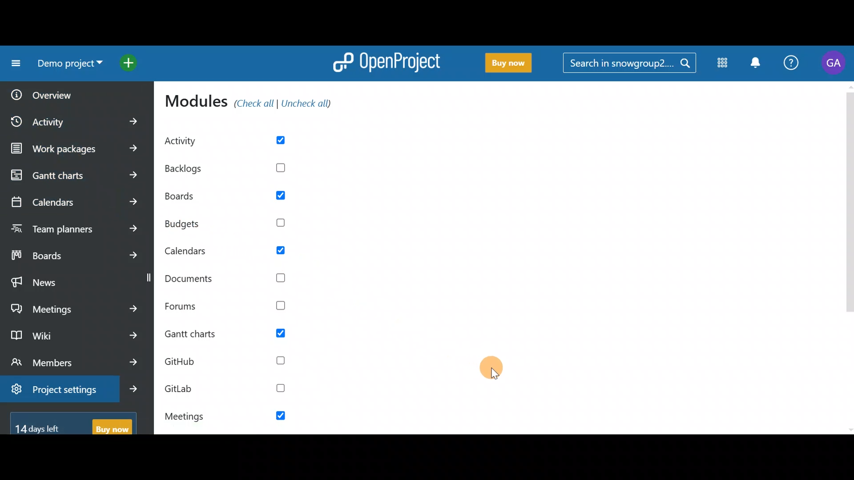 This screenshot has height=480, width=854. What do you see at coordinates (68, 63) in the screenshot?
I see `Project name` at bounding box center [68, 63].